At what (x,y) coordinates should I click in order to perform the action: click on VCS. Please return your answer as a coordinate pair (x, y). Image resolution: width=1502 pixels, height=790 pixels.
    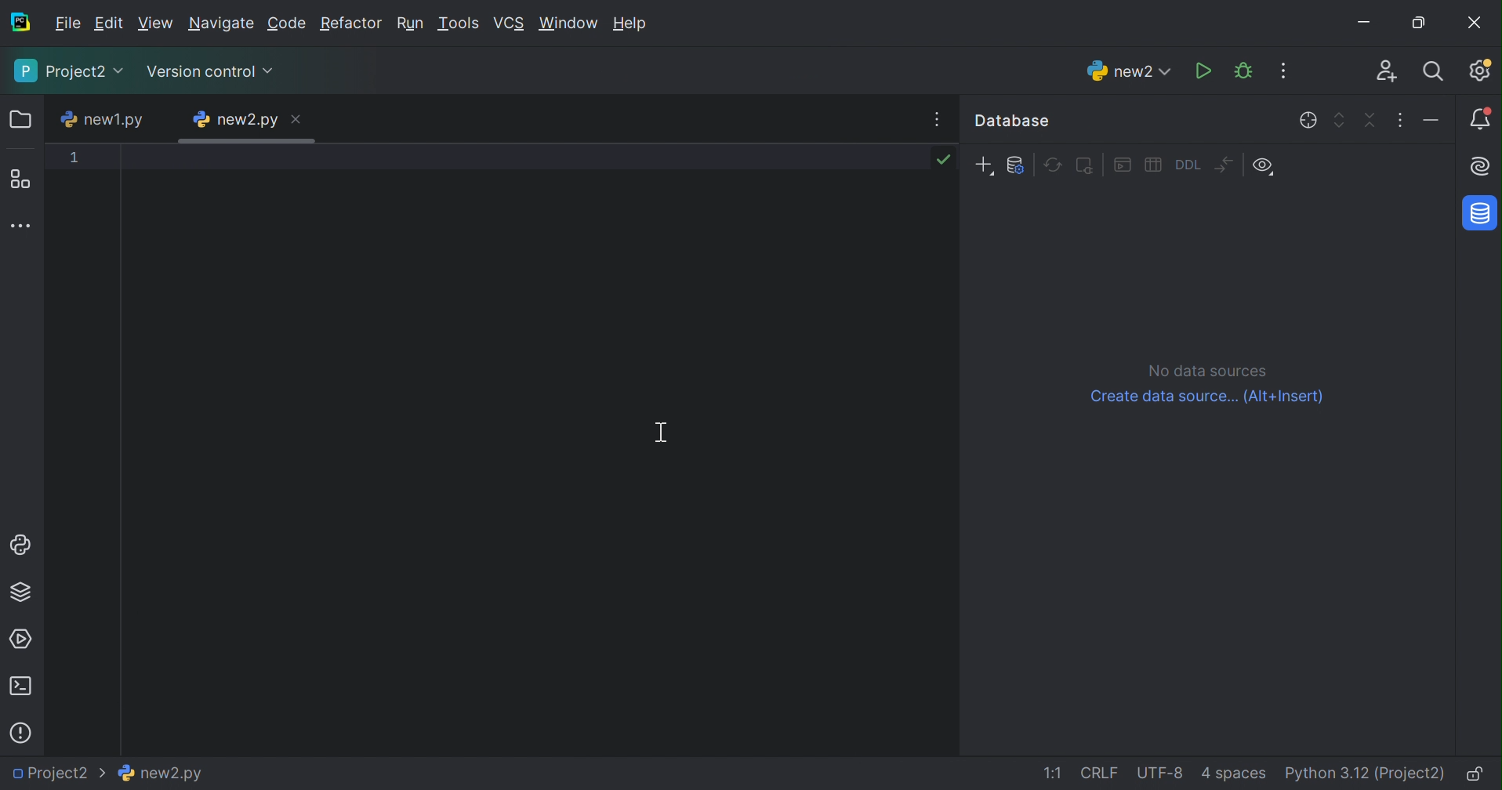
    Looking at the image, I should click on (508, 21).